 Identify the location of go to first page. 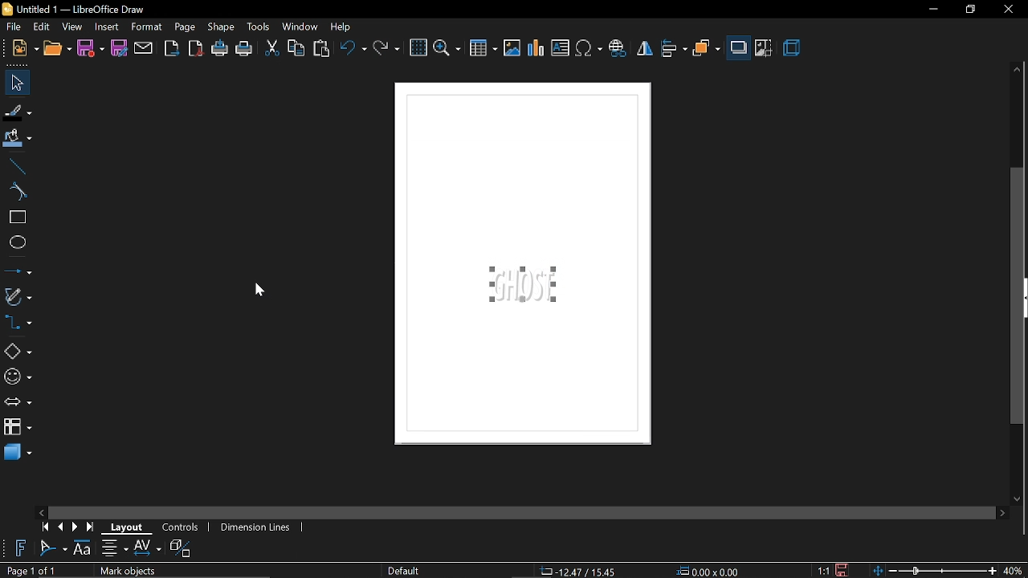
(44, 527).